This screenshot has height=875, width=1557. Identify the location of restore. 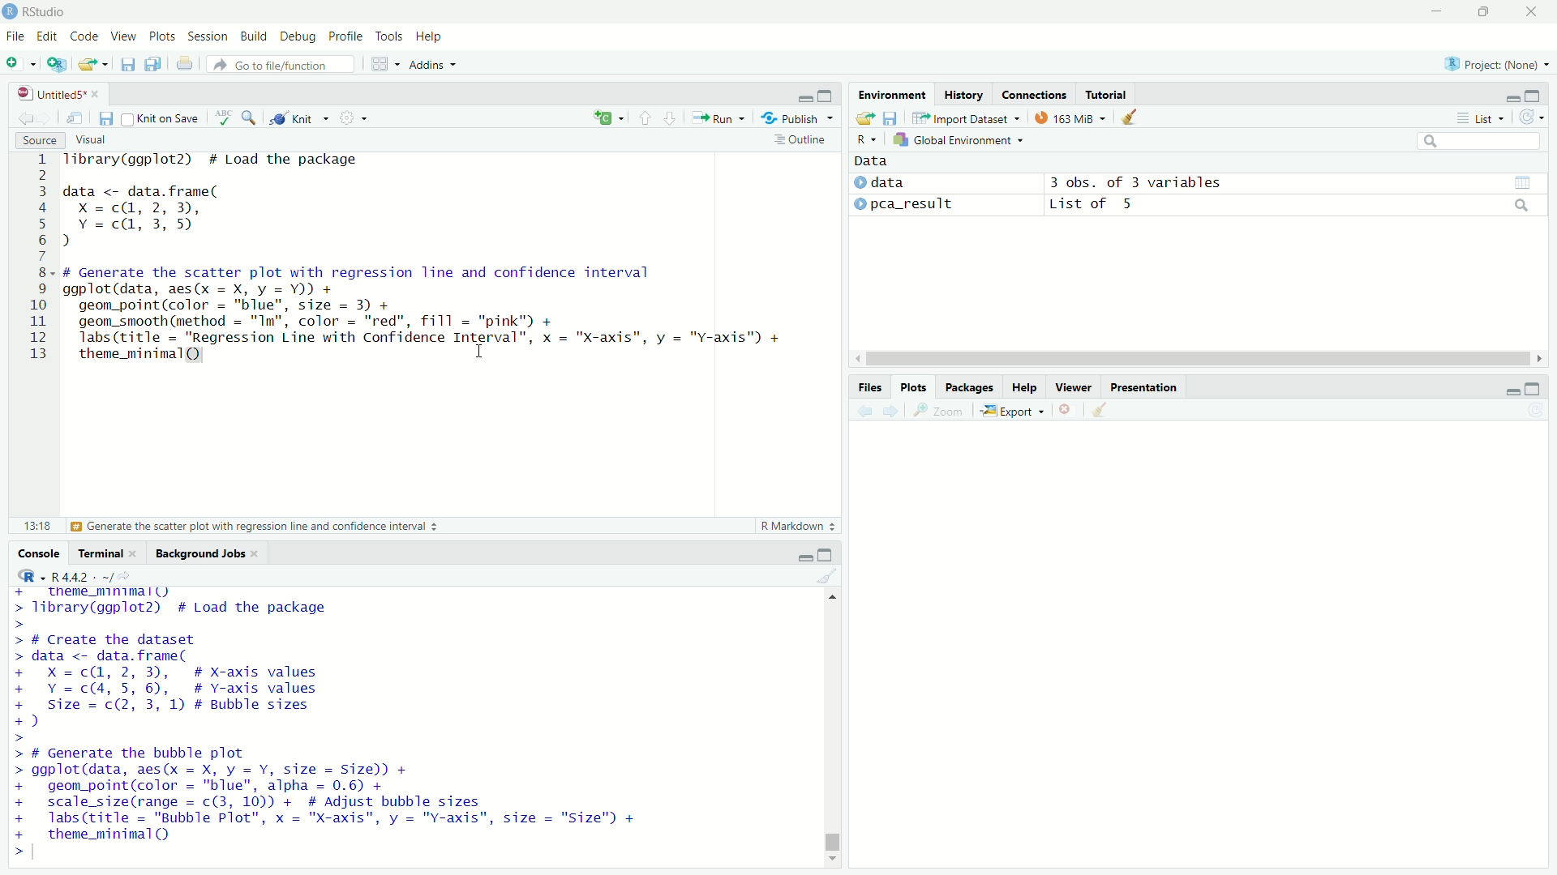
(1485, 12).